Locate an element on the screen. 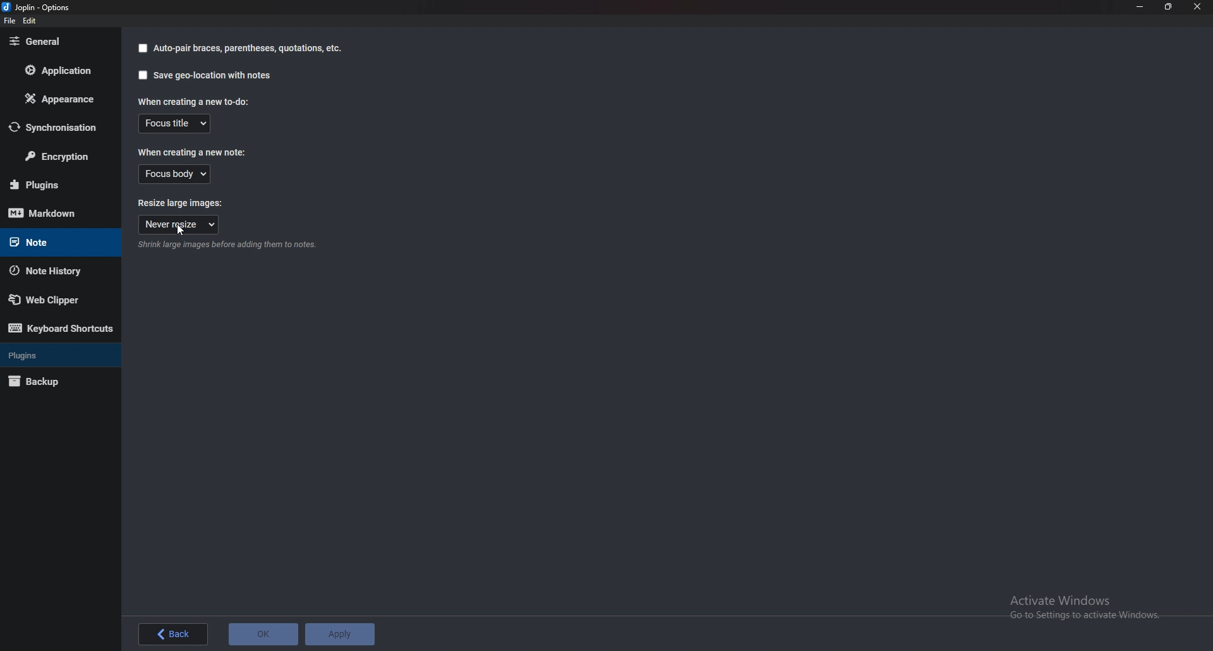 This screenshot has height=651, width=1213. encryption is located at coordinates (57, 154).